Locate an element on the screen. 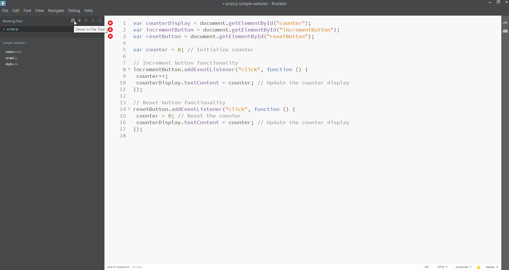 The height and width of the screenshot is (270, 509). working folder is located at coordinates (15, 42).